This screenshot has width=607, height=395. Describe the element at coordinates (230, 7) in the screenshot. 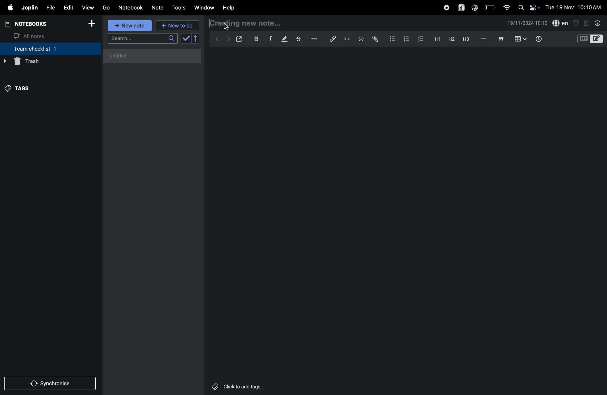

I see `help` at that location.